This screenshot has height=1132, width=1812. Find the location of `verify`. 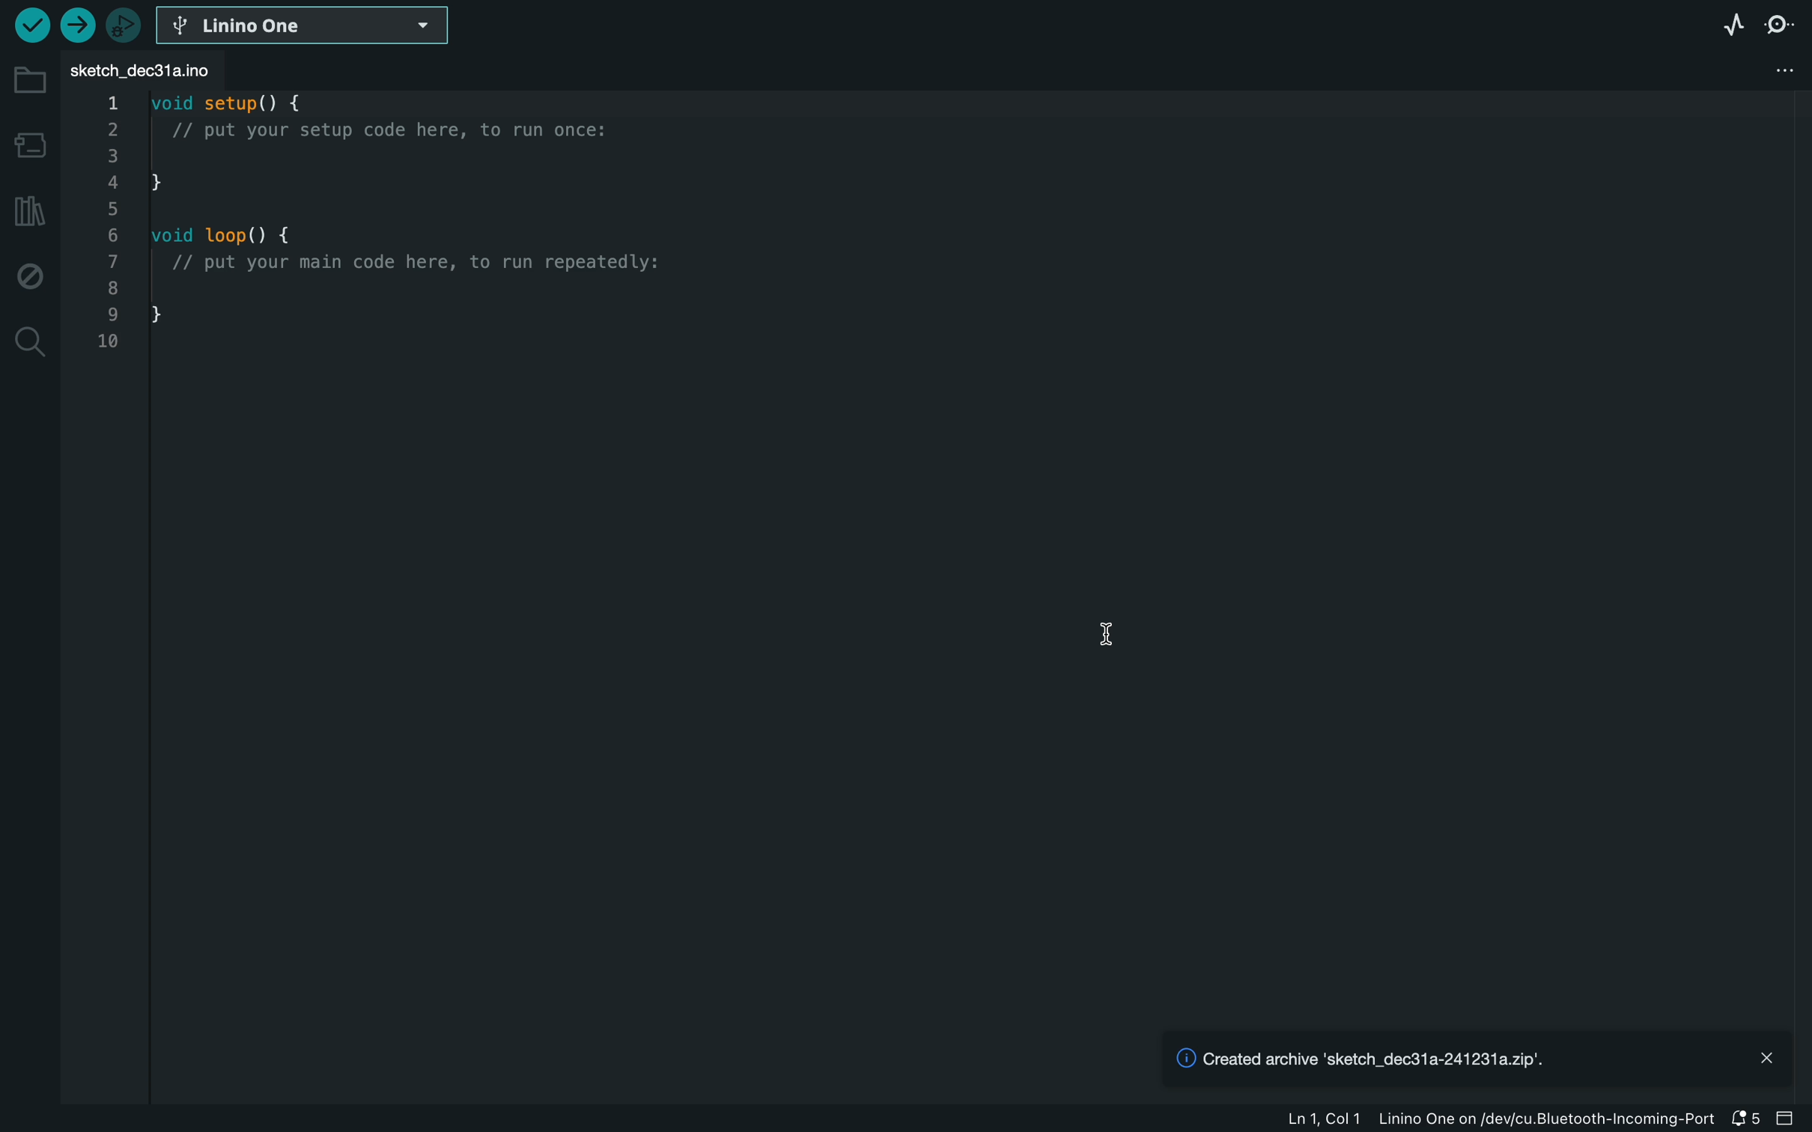

verify is located at coordinates (76, 26).